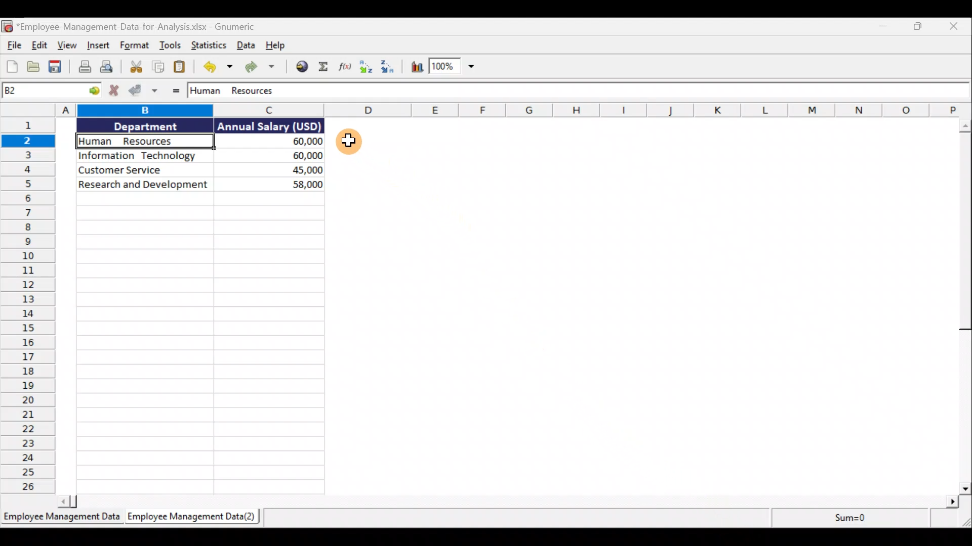 The height and width of the screenshot is (546, 972). Describe the element at coordinates (56, 67) in the screenshot. I see `Save the current workbook` at that location.